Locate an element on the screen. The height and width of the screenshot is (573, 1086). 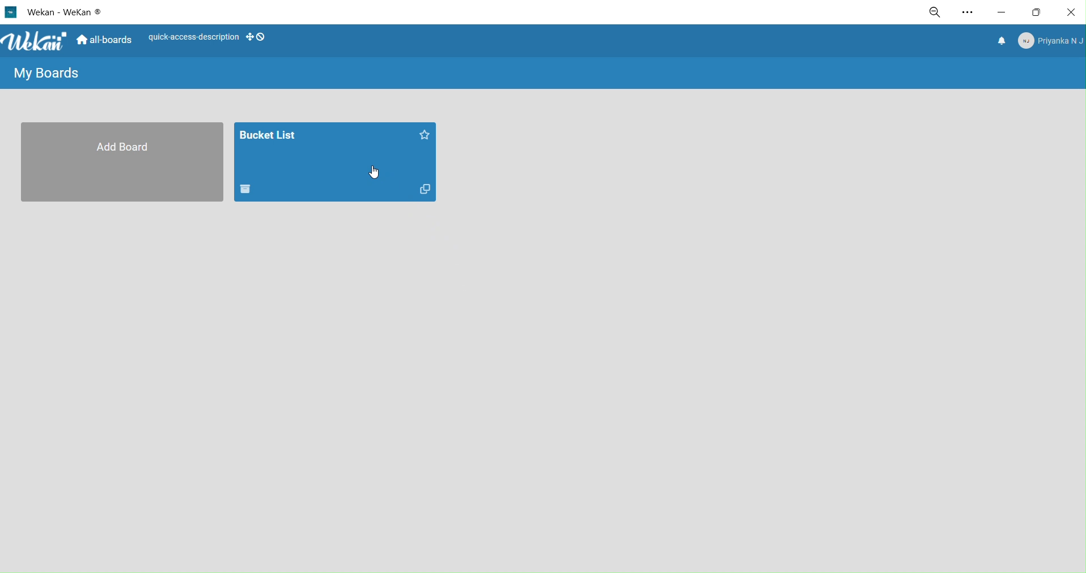
board title is located at coordinates (272, 133).